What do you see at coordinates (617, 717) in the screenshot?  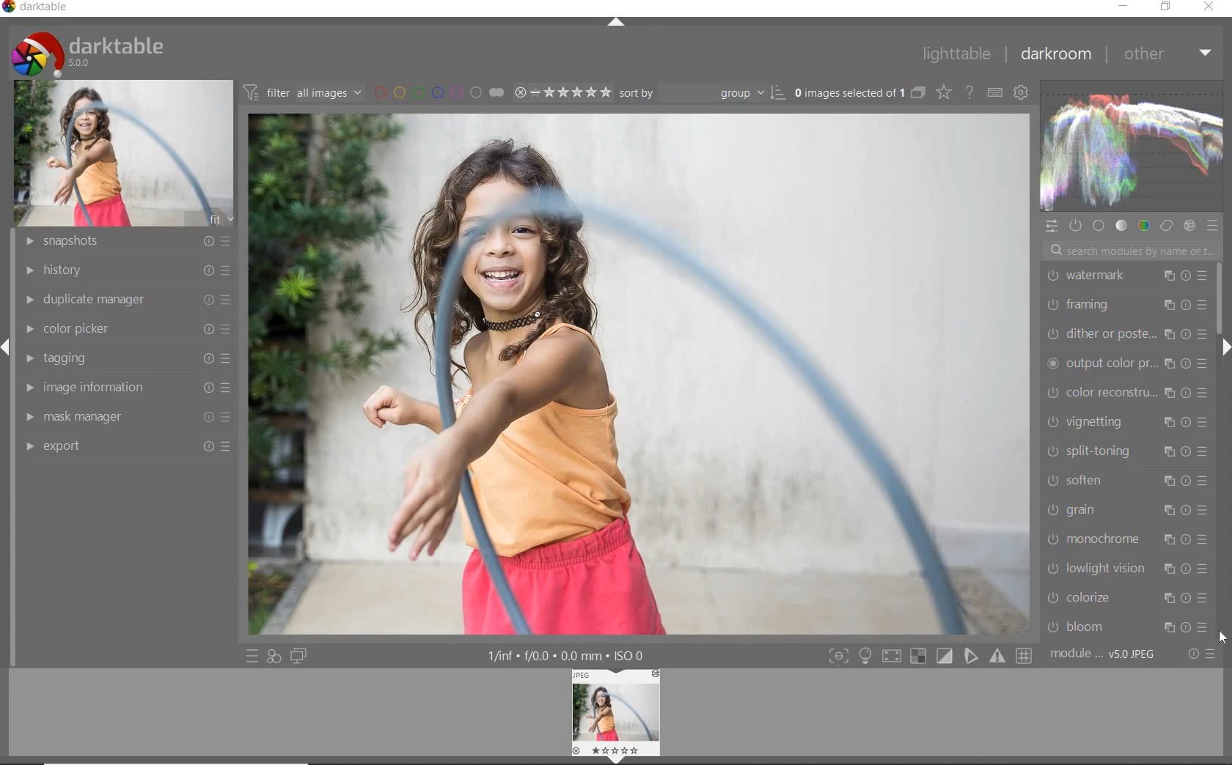 I see `image preview` at bounding box center [617, 717].